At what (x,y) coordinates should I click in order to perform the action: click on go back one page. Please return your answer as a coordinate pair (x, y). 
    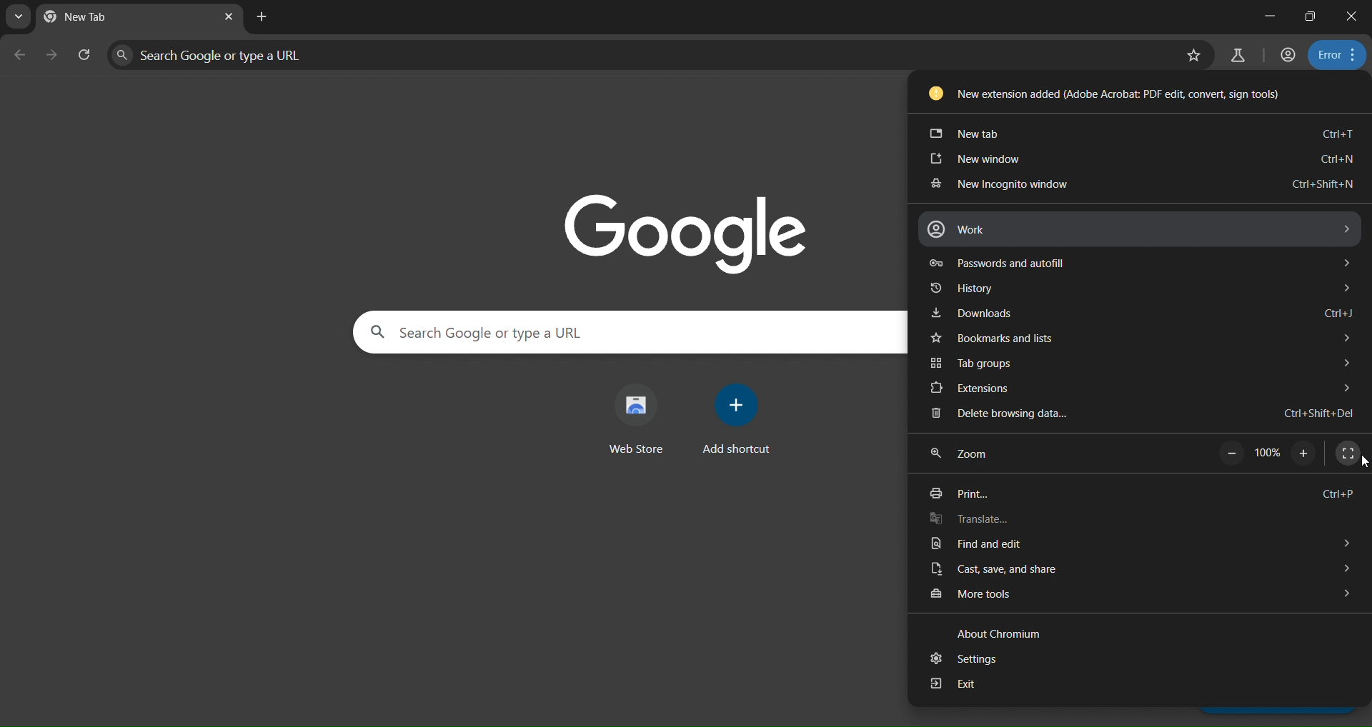
    Looking at the image, I should click on (18, 54).